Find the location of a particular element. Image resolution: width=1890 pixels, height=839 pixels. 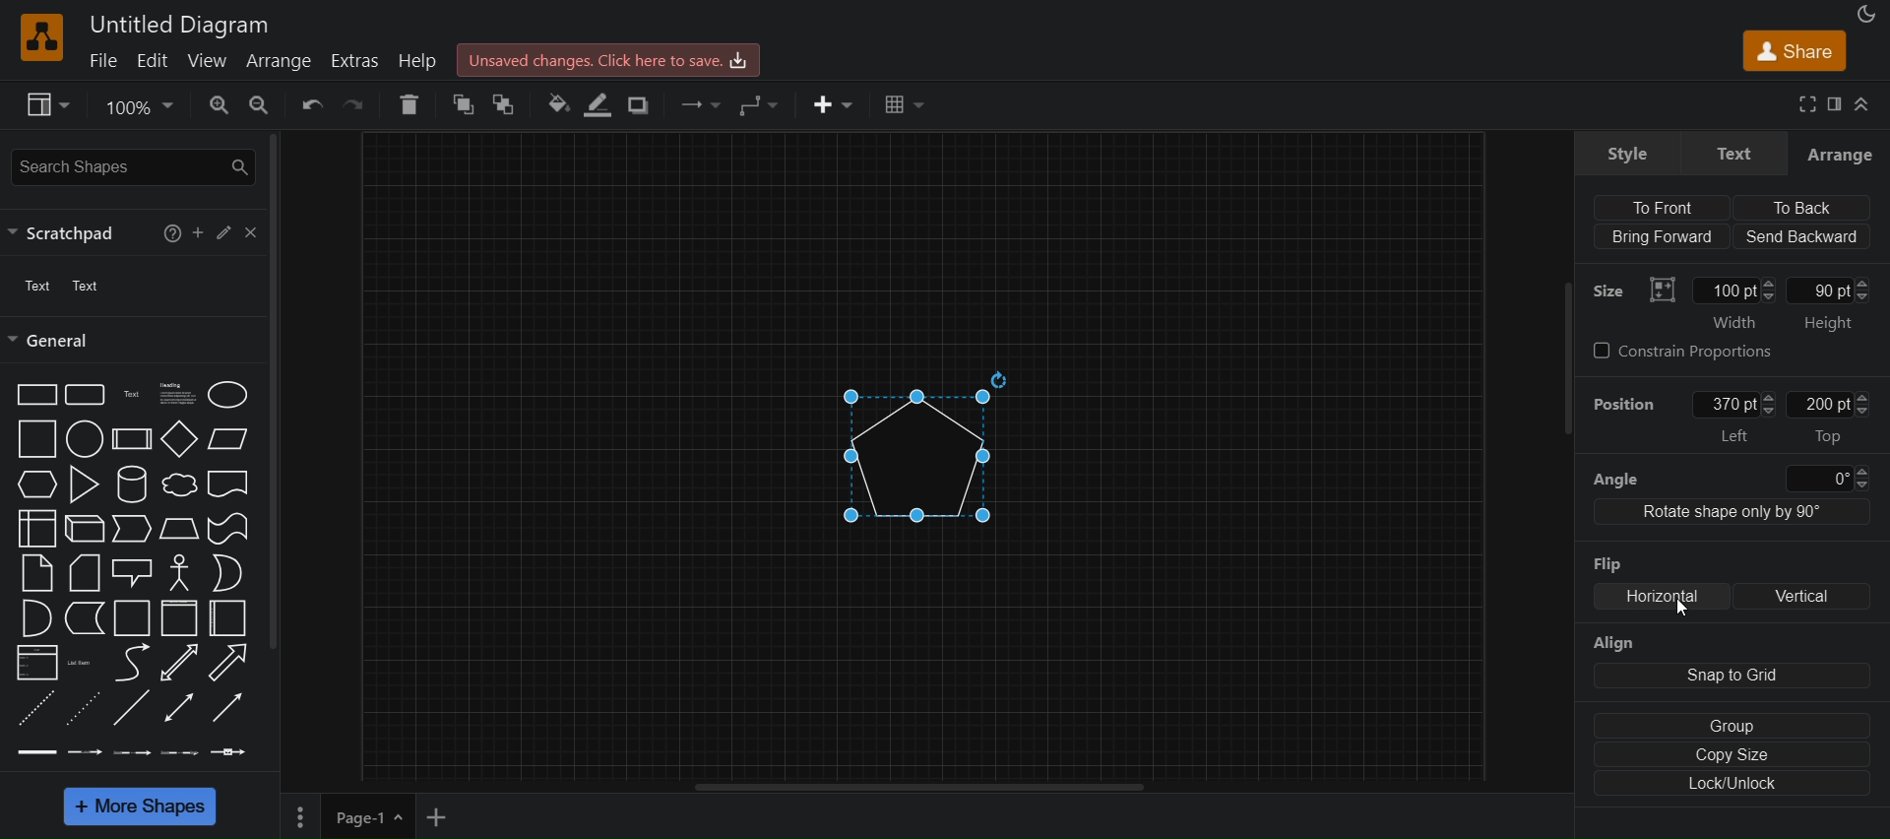

Line is located at coordinates (131, 707).